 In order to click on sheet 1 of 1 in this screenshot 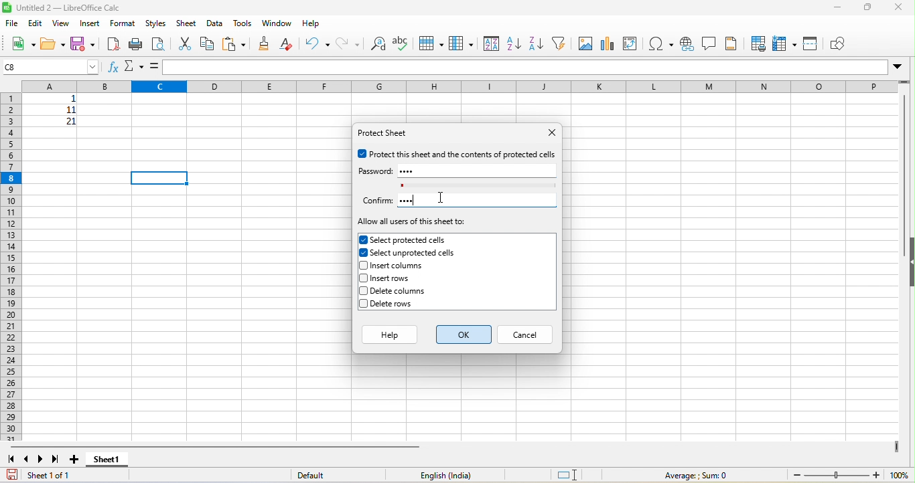, I will do `click(52, 476)`.